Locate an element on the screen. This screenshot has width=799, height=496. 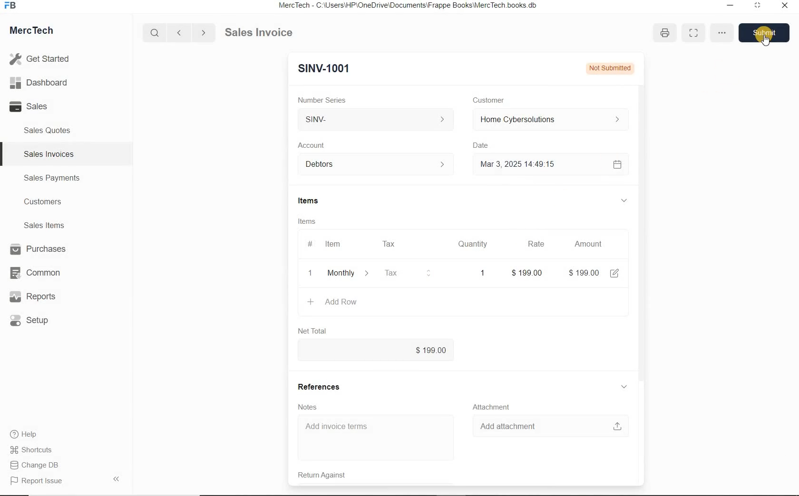
Return Against is located at coordinates (329, 475).